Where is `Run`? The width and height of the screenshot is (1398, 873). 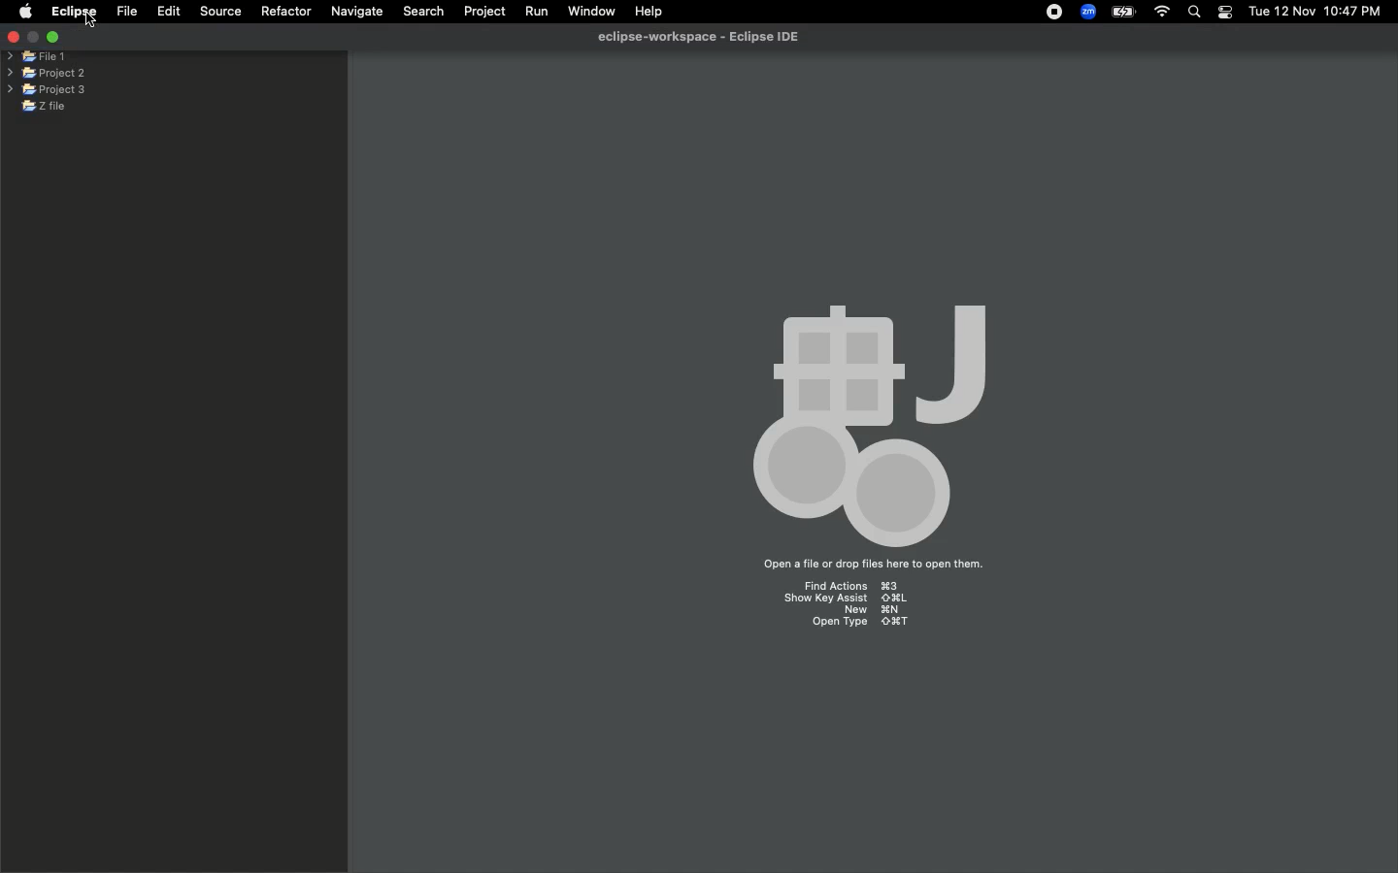 Run is located at coordinates (532, 12).